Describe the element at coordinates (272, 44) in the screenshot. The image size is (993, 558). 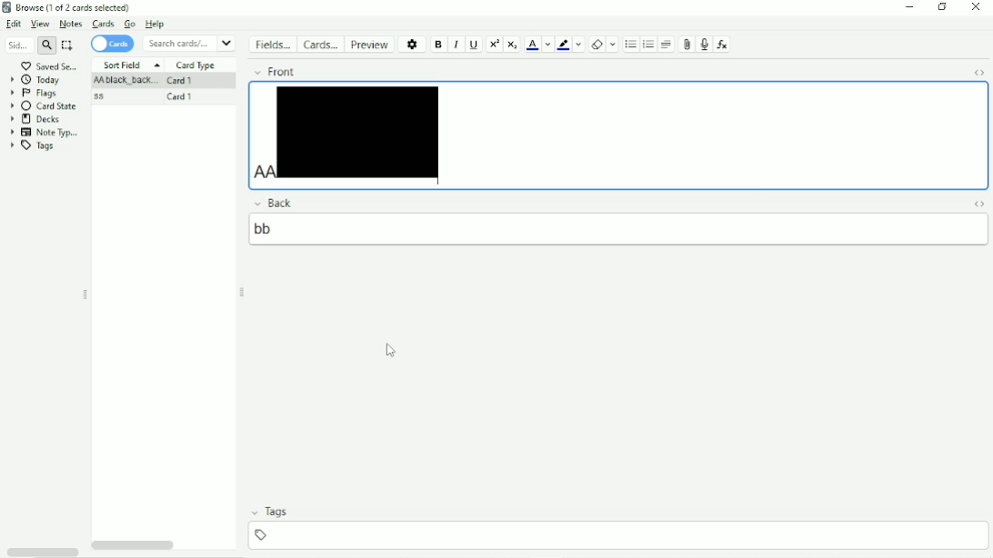
I see `Fields` at that location.